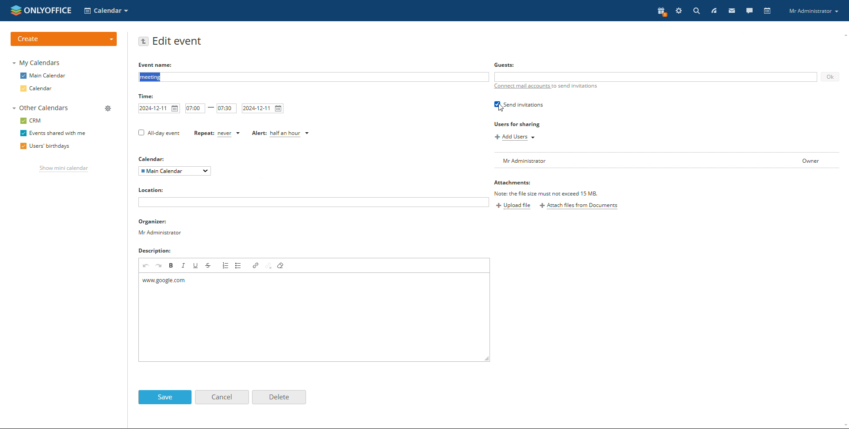  What do you see at coordinates (146, 266) in the screenshot?
I see `undo` at bounding box center [146, 266].